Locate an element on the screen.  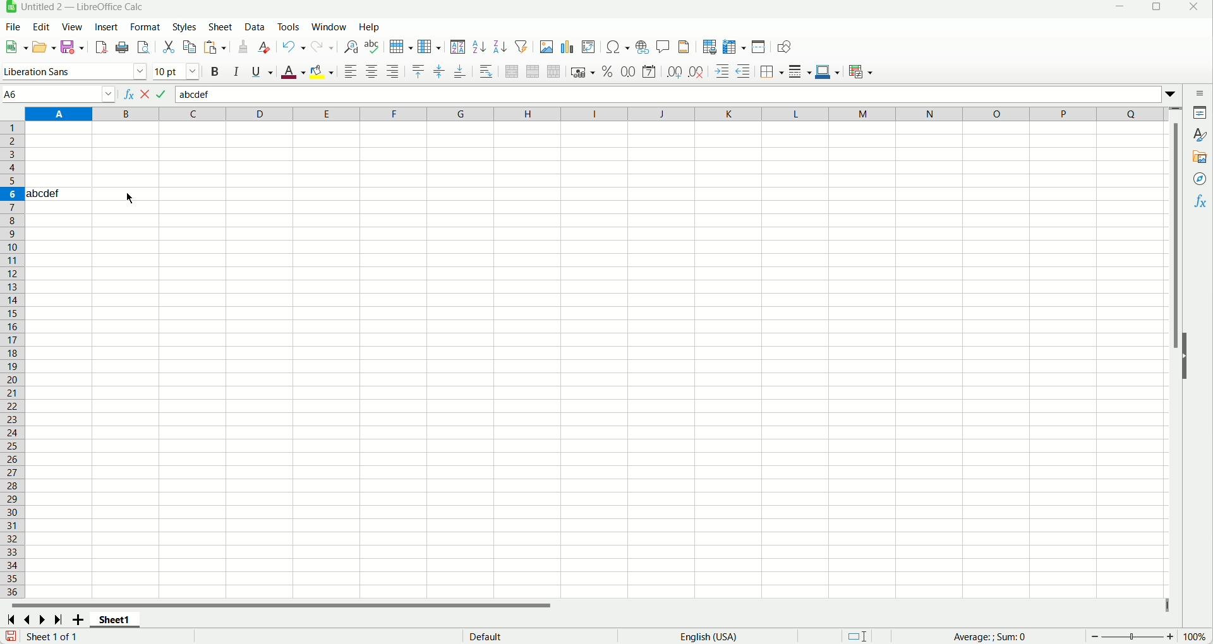
sheet is located at coordinates (220, 26).